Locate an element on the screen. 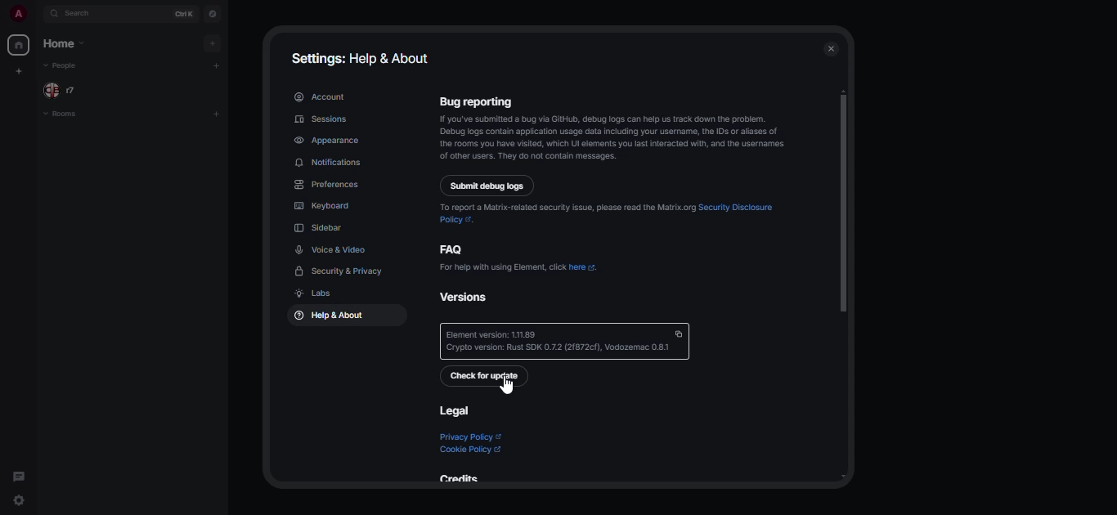  cursor is located at coordinates (508, 387).